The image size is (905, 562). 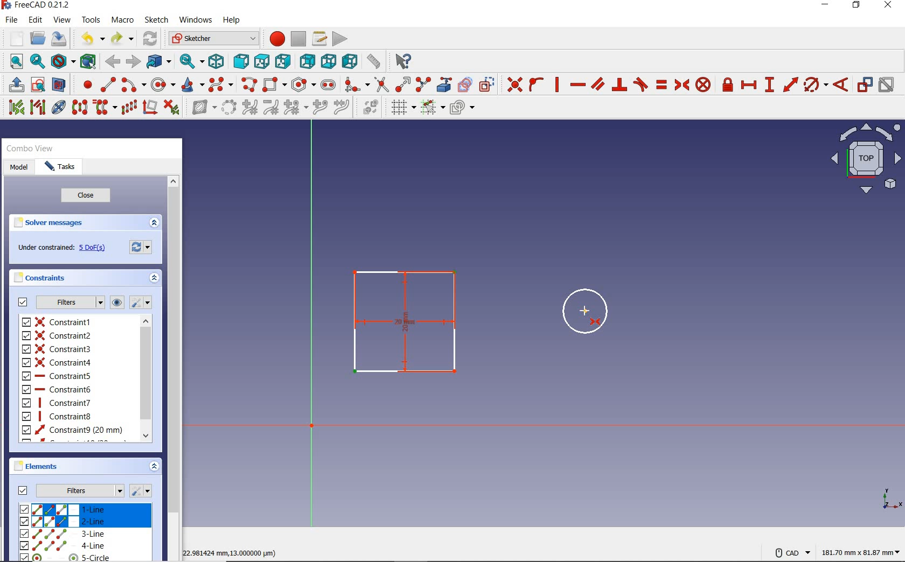 I want to click on constrain parallel, so click(x=598, y=83).